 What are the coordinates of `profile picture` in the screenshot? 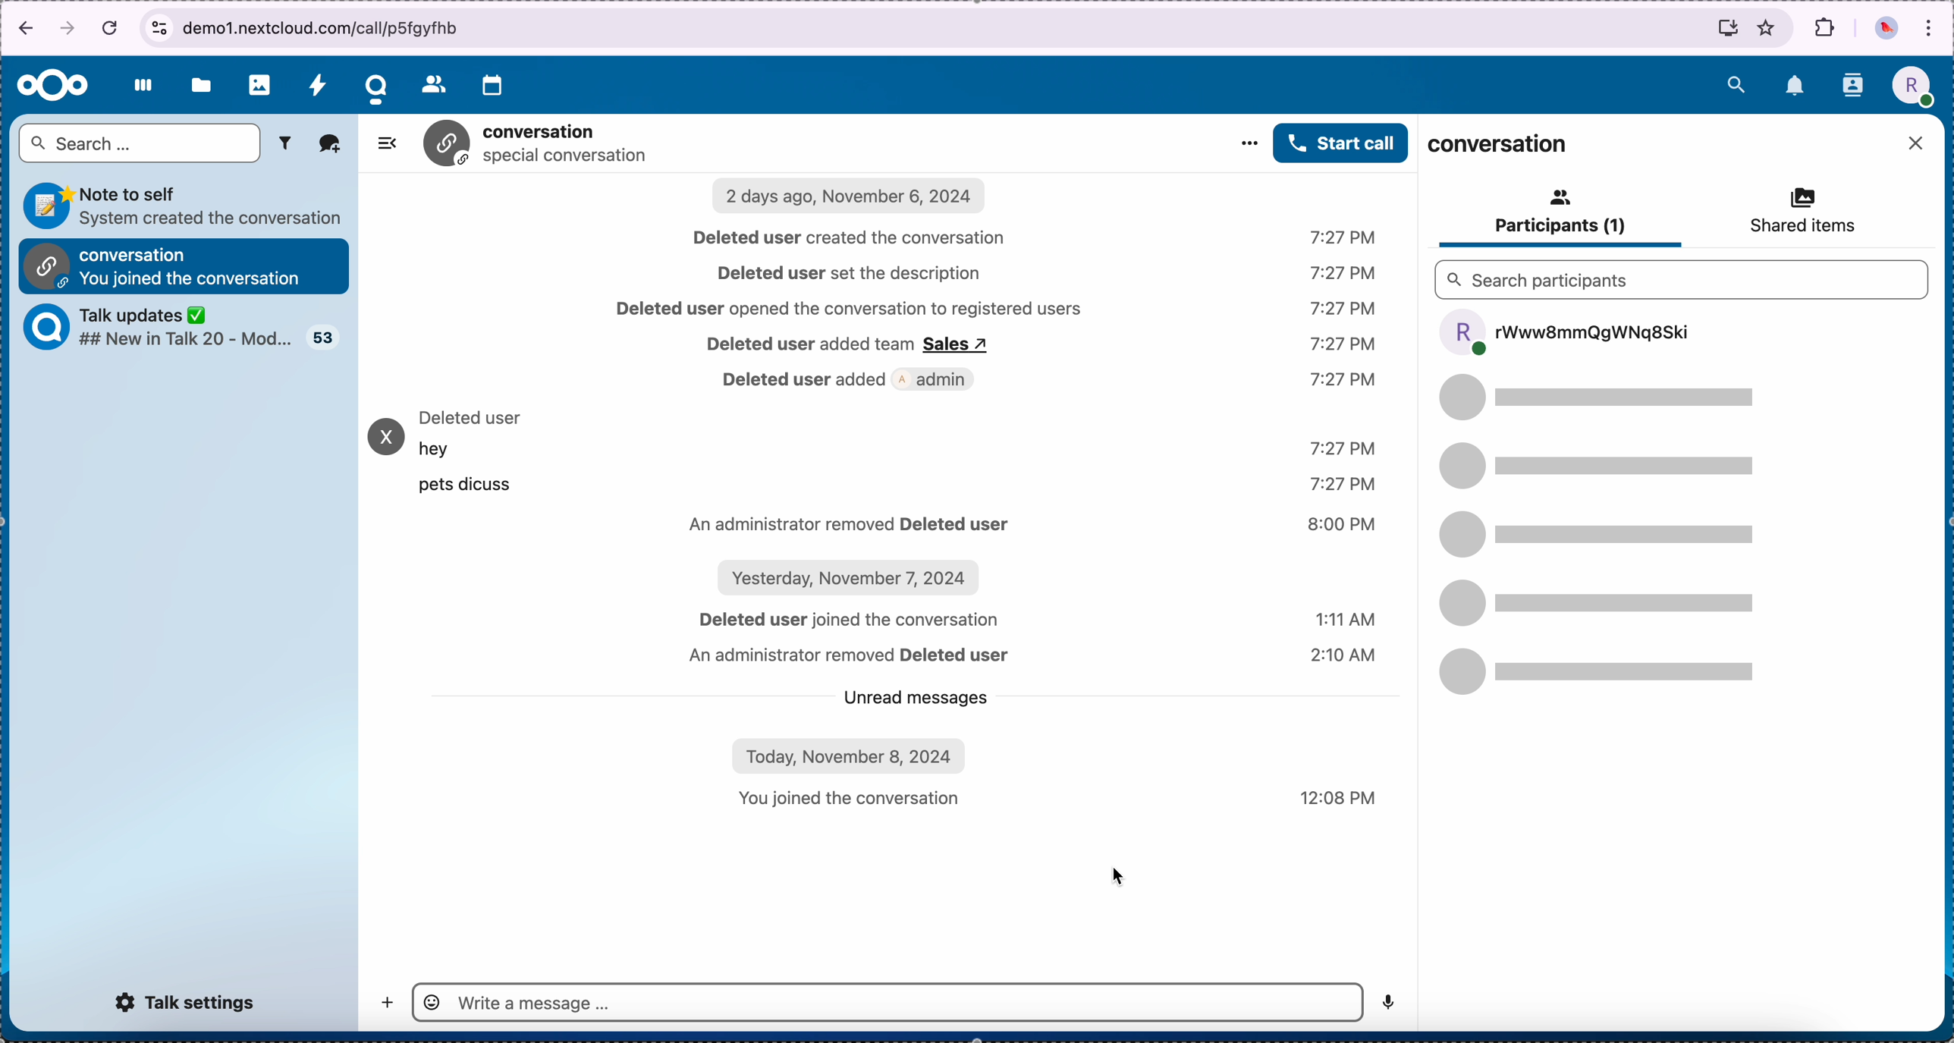 It's located at (1916, 85).